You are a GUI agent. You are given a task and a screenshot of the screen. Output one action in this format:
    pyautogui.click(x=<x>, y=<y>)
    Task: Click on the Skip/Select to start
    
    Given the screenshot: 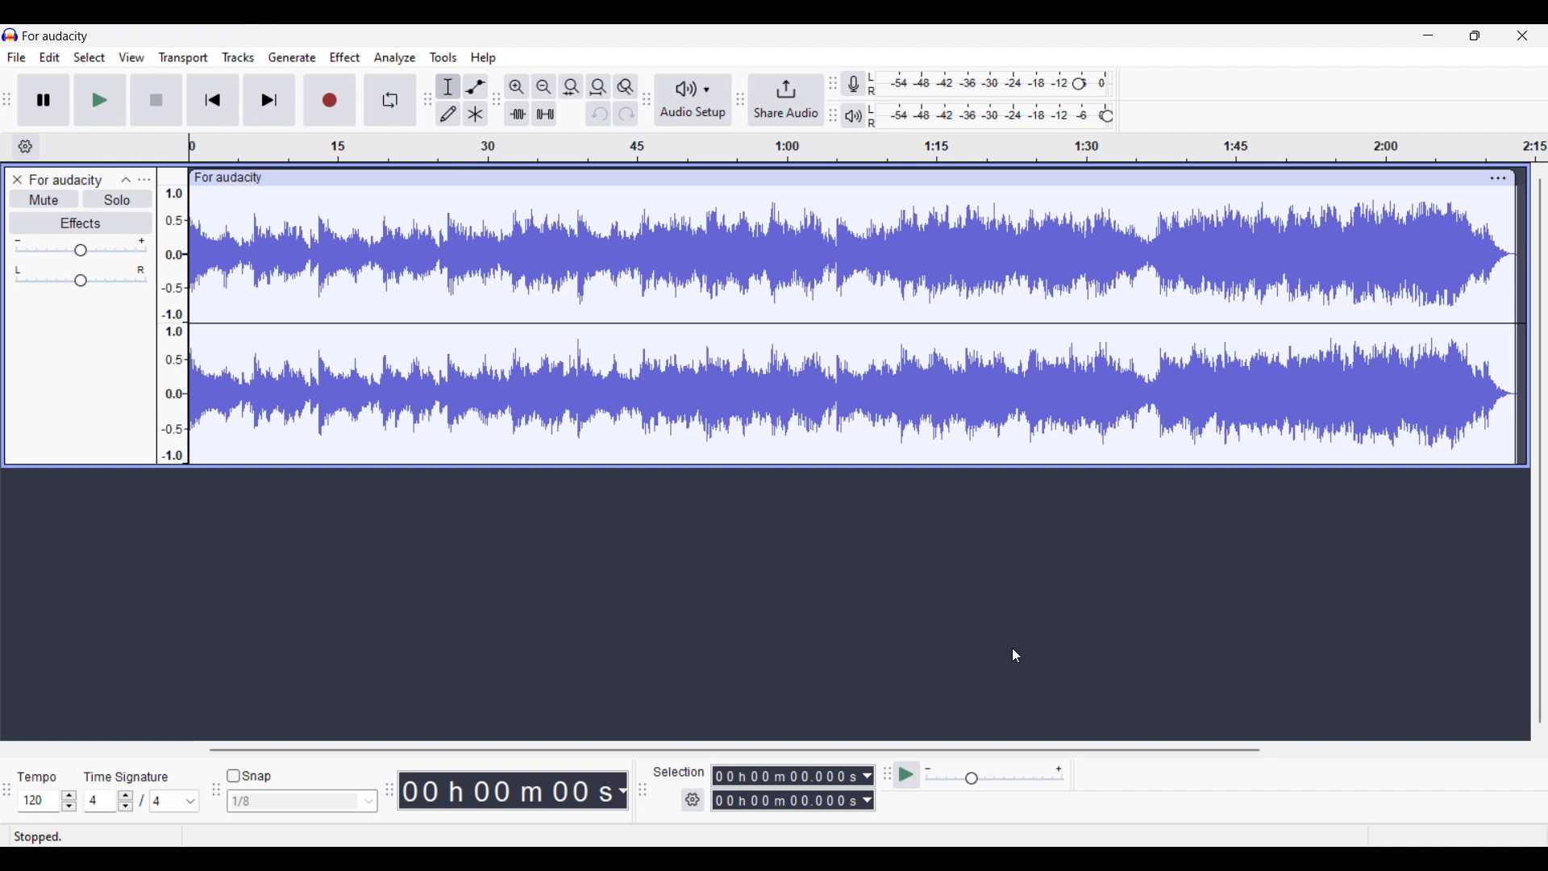 What is the action you would take?
    pyautogui.click(x=213, y=100)
    